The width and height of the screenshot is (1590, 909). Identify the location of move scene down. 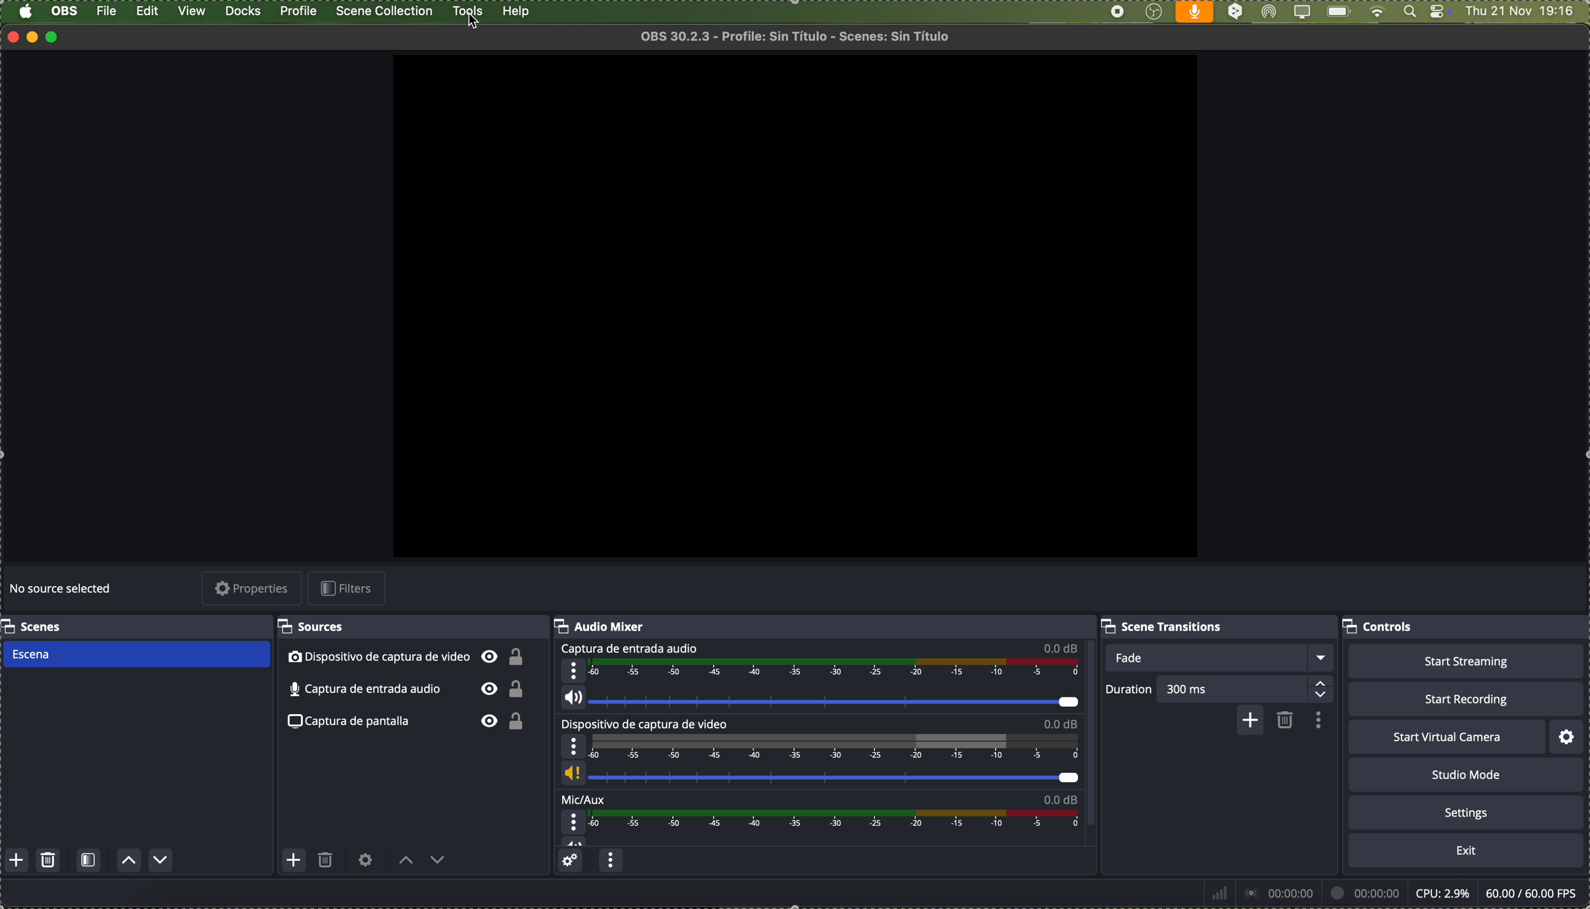
(161, 860).